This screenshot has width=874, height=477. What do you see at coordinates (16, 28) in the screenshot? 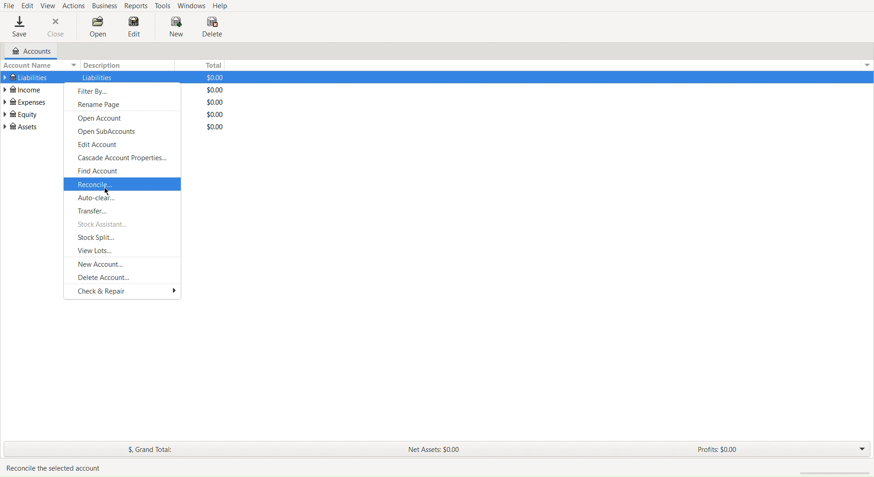
I see `Save` at bounding box center [16, 28].